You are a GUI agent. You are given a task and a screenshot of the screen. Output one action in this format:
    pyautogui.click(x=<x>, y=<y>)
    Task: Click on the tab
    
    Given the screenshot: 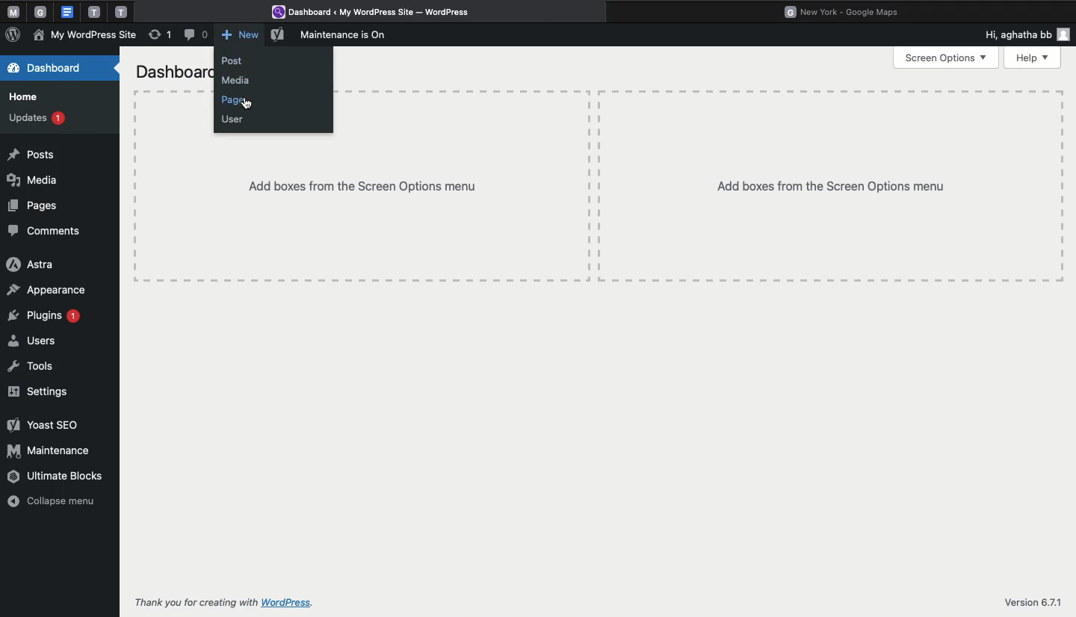 What is the action you would take?
    pyautogui.click(x=43, y=12)
    